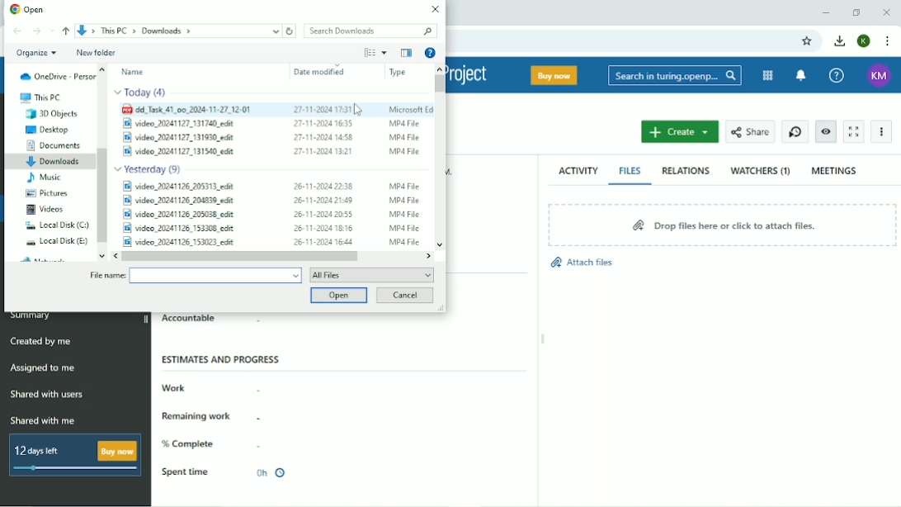 The image size is (901, 507). I want to click on Modules, so click(768, 76).